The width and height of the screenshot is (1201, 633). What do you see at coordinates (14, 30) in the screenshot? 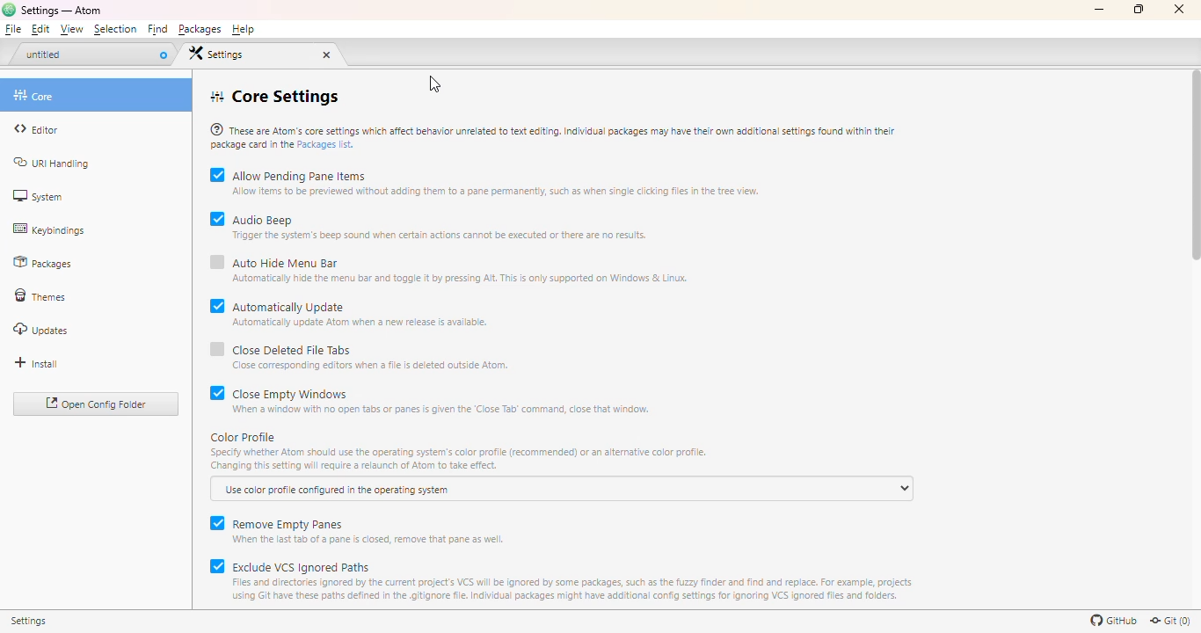
I see `file` at bounding box center [14, 30].